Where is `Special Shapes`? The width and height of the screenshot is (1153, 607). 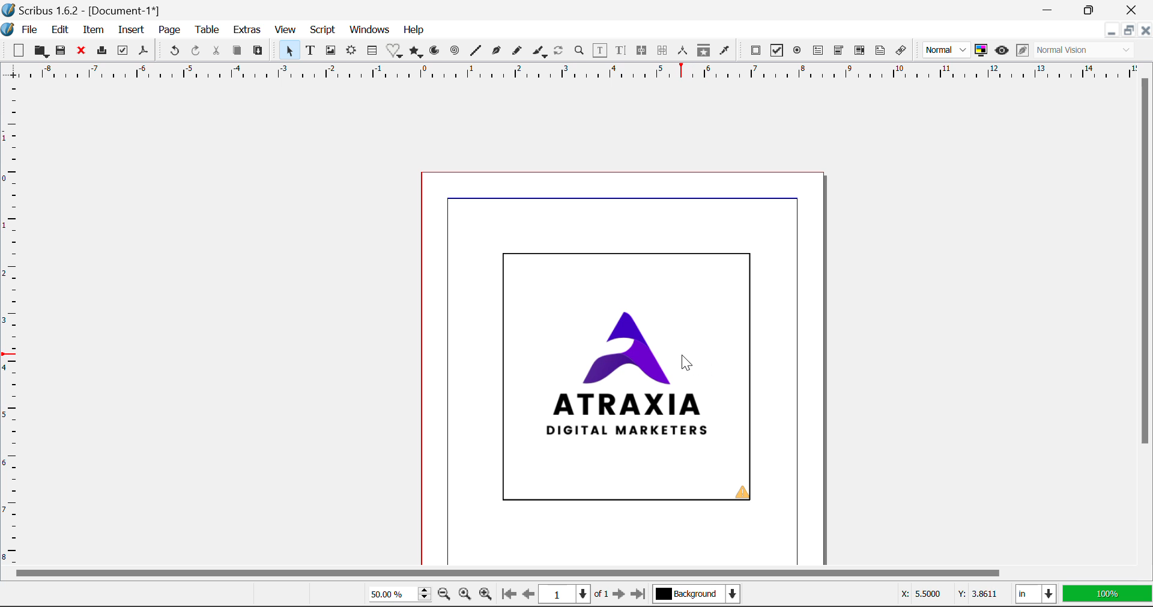
Special Shapes is located at coordinates (396, 52).